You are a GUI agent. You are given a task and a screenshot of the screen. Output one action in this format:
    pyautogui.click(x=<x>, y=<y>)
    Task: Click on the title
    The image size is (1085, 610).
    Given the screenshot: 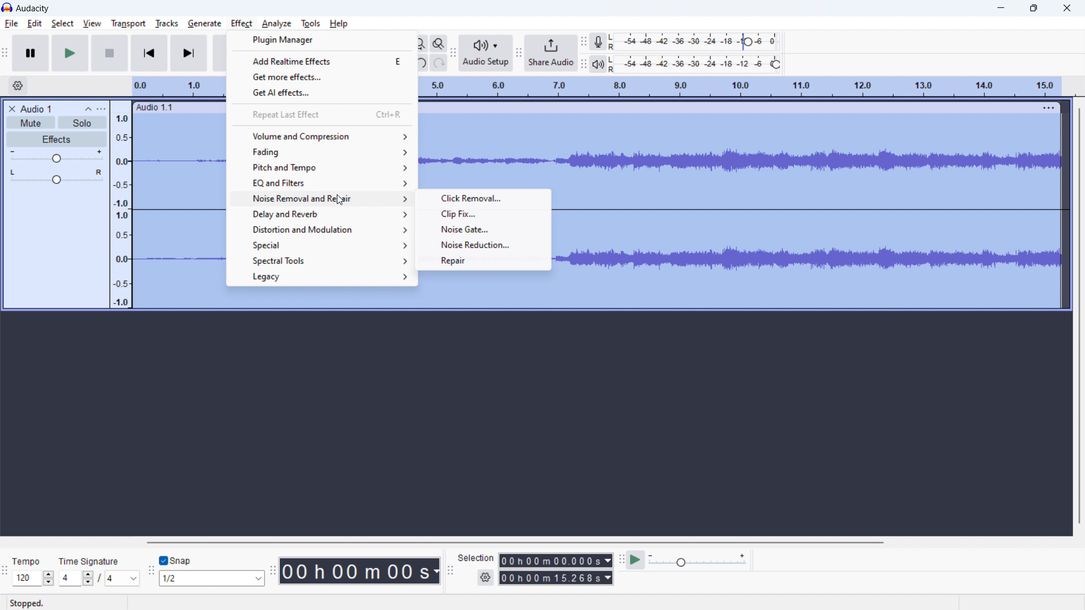 What is the action you would take?
    pyautogui.click(x=35, y=108)
    